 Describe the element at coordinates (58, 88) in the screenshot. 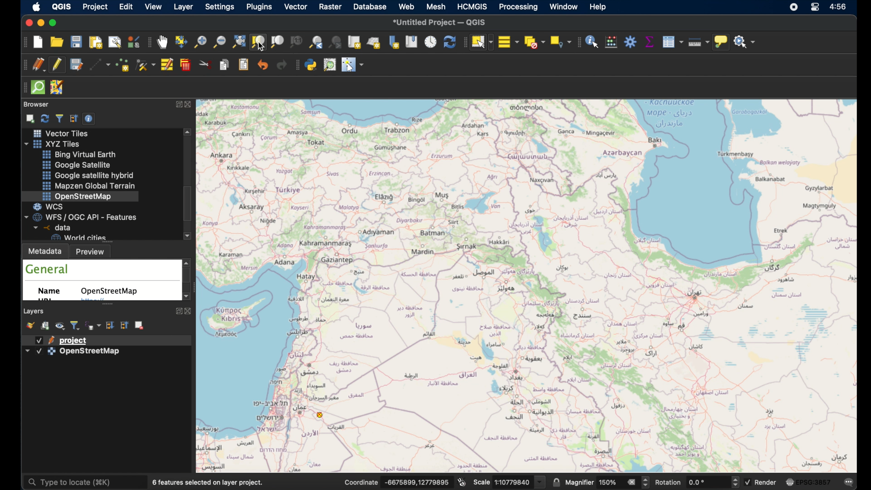

I see `josh remote` at that location.